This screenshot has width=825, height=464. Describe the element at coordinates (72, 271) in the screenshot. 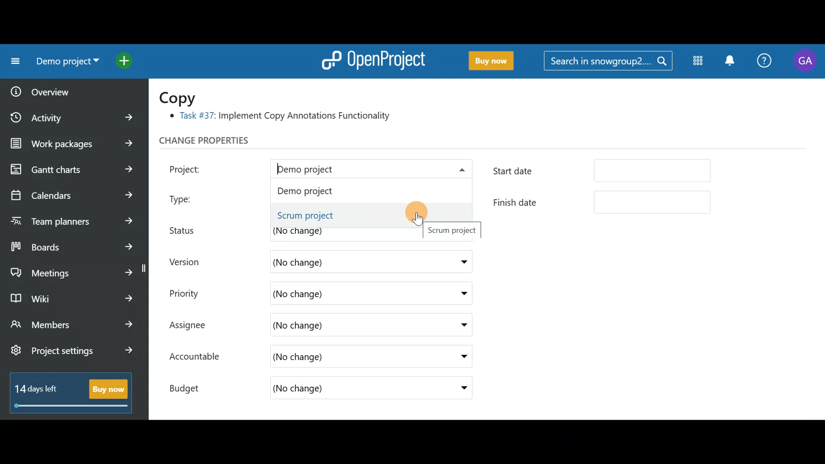

I see `Meetings` at that location.